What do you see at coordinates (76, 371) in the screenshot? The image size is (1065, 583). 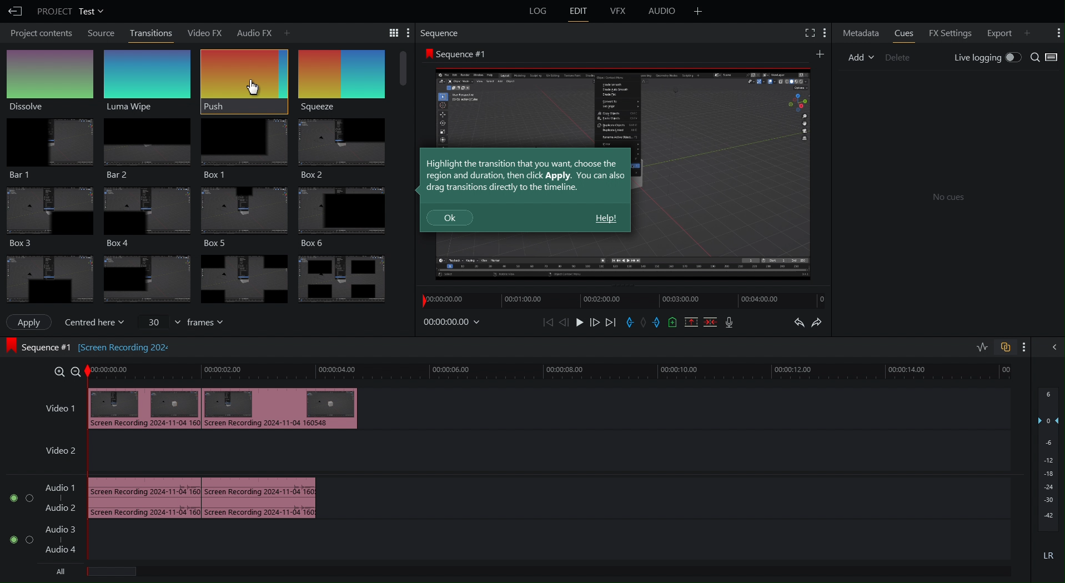 I see `zoom out` at bounding box center [76, 371].